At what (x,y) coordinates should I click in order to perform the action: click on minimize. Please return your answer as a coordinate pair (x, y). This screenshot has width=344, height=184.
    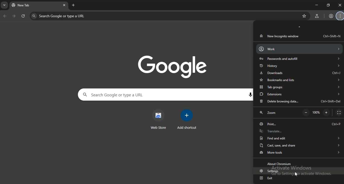
    Looking at the image, I should click on (316, 5).